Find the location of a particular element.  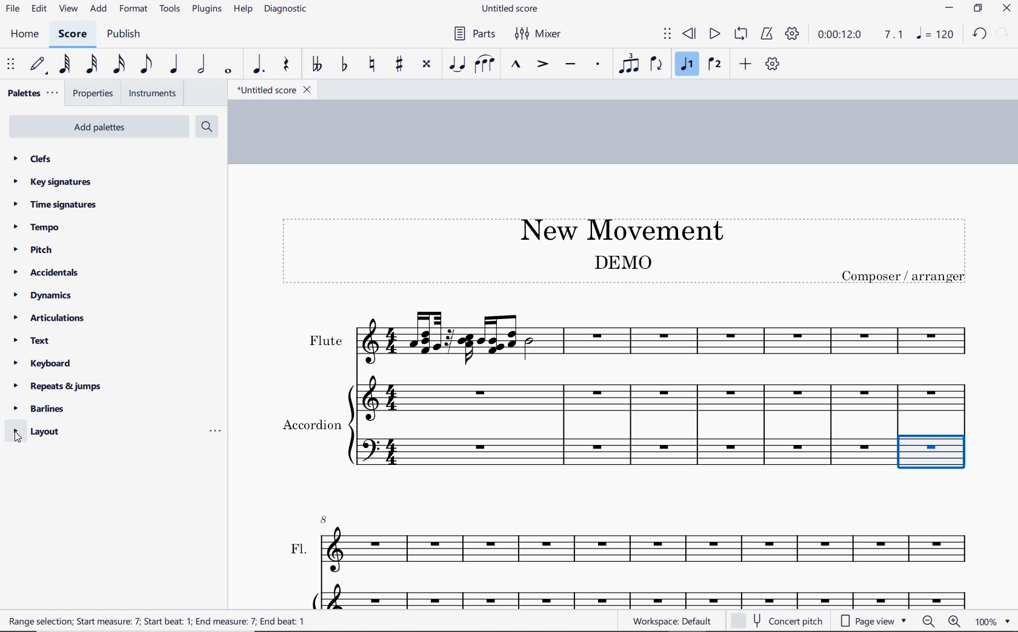

text is located at coordinates (622, 262).